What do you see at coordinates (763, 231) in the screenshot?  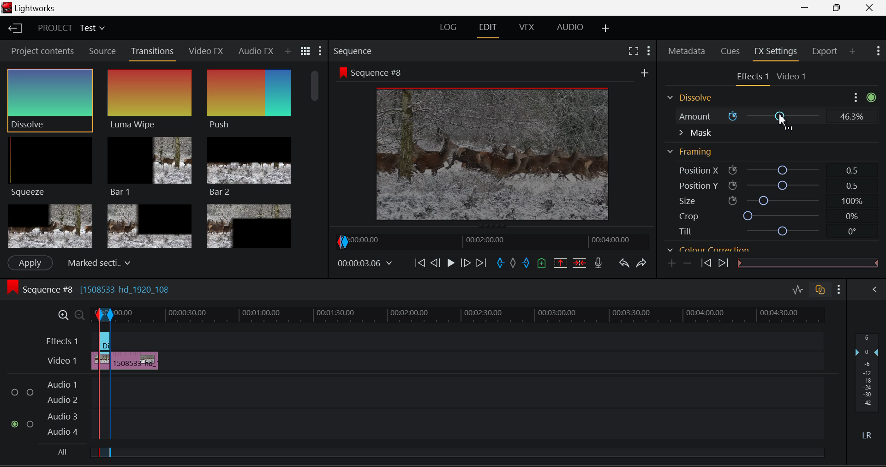 I see `Tilt` at bounding box center [763, 231].